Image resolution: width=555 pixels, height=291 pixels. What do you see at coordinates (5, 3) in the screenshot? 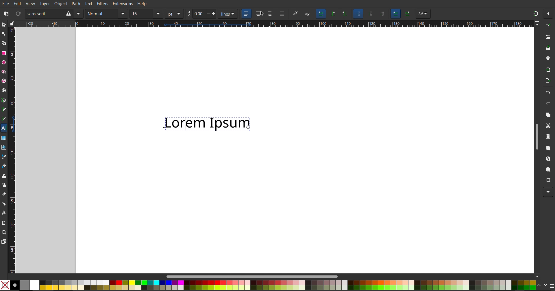
I see `FIle` at bounding box center [5, 3].